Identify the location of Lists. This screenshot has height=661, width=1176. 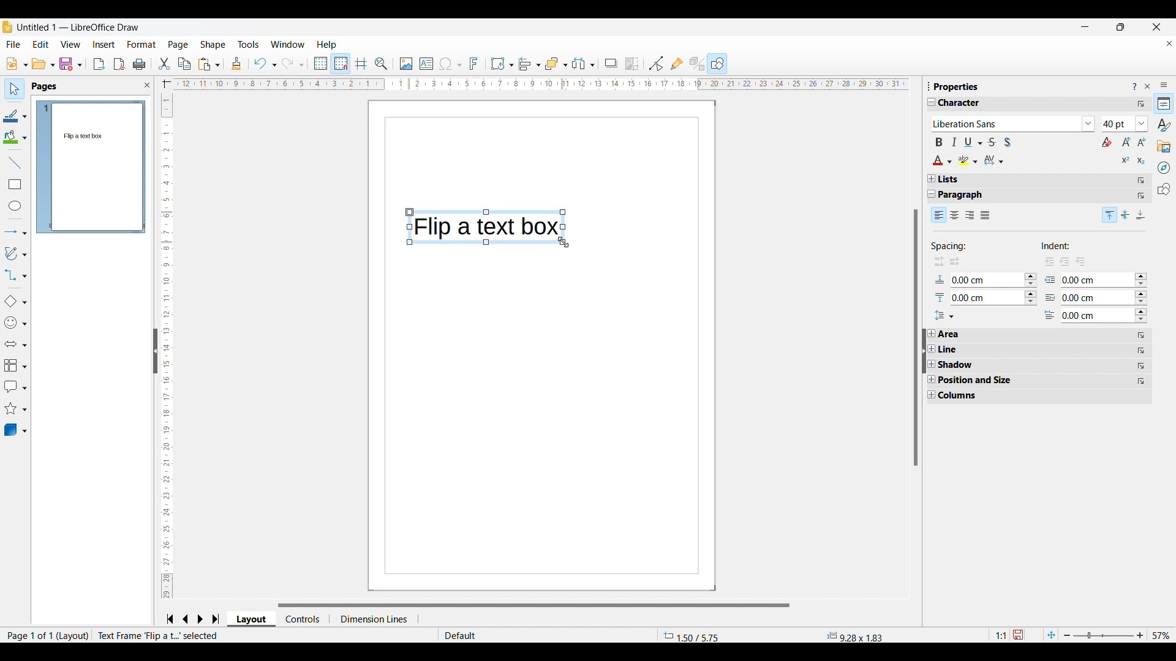
(949, 179).